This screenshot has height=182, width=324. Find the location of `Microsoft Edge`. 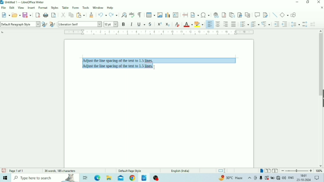

Microsoft Edge is located at coordinates (97, 178).